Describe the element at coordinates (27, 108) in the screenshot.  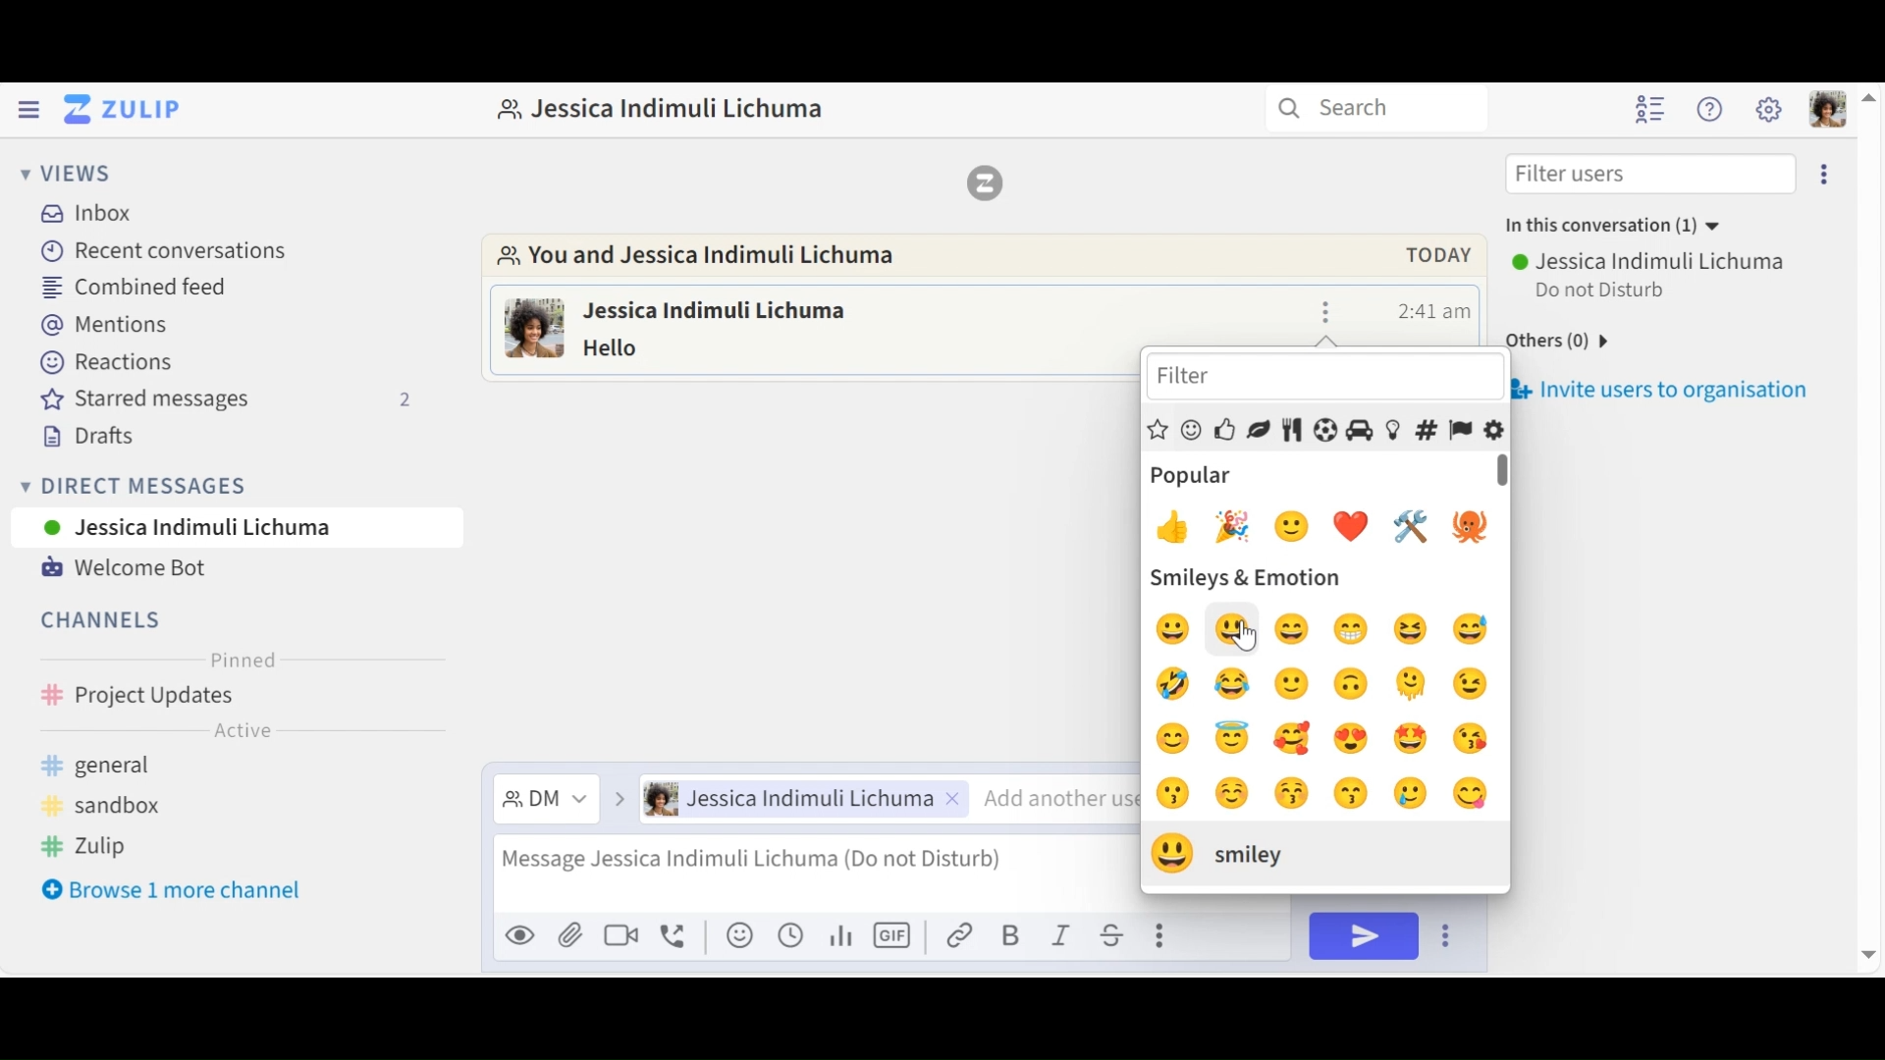
I see `Hide Left Sidebar` at that location.